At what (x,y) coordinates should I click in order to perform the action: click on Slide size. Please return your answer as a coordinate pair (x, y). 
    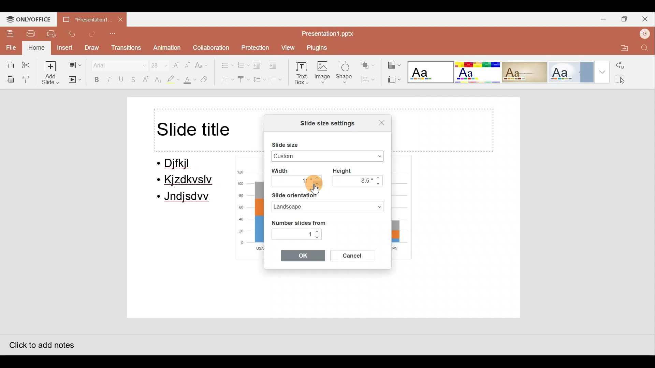
    Looking at the image, I should click on (290, 143).